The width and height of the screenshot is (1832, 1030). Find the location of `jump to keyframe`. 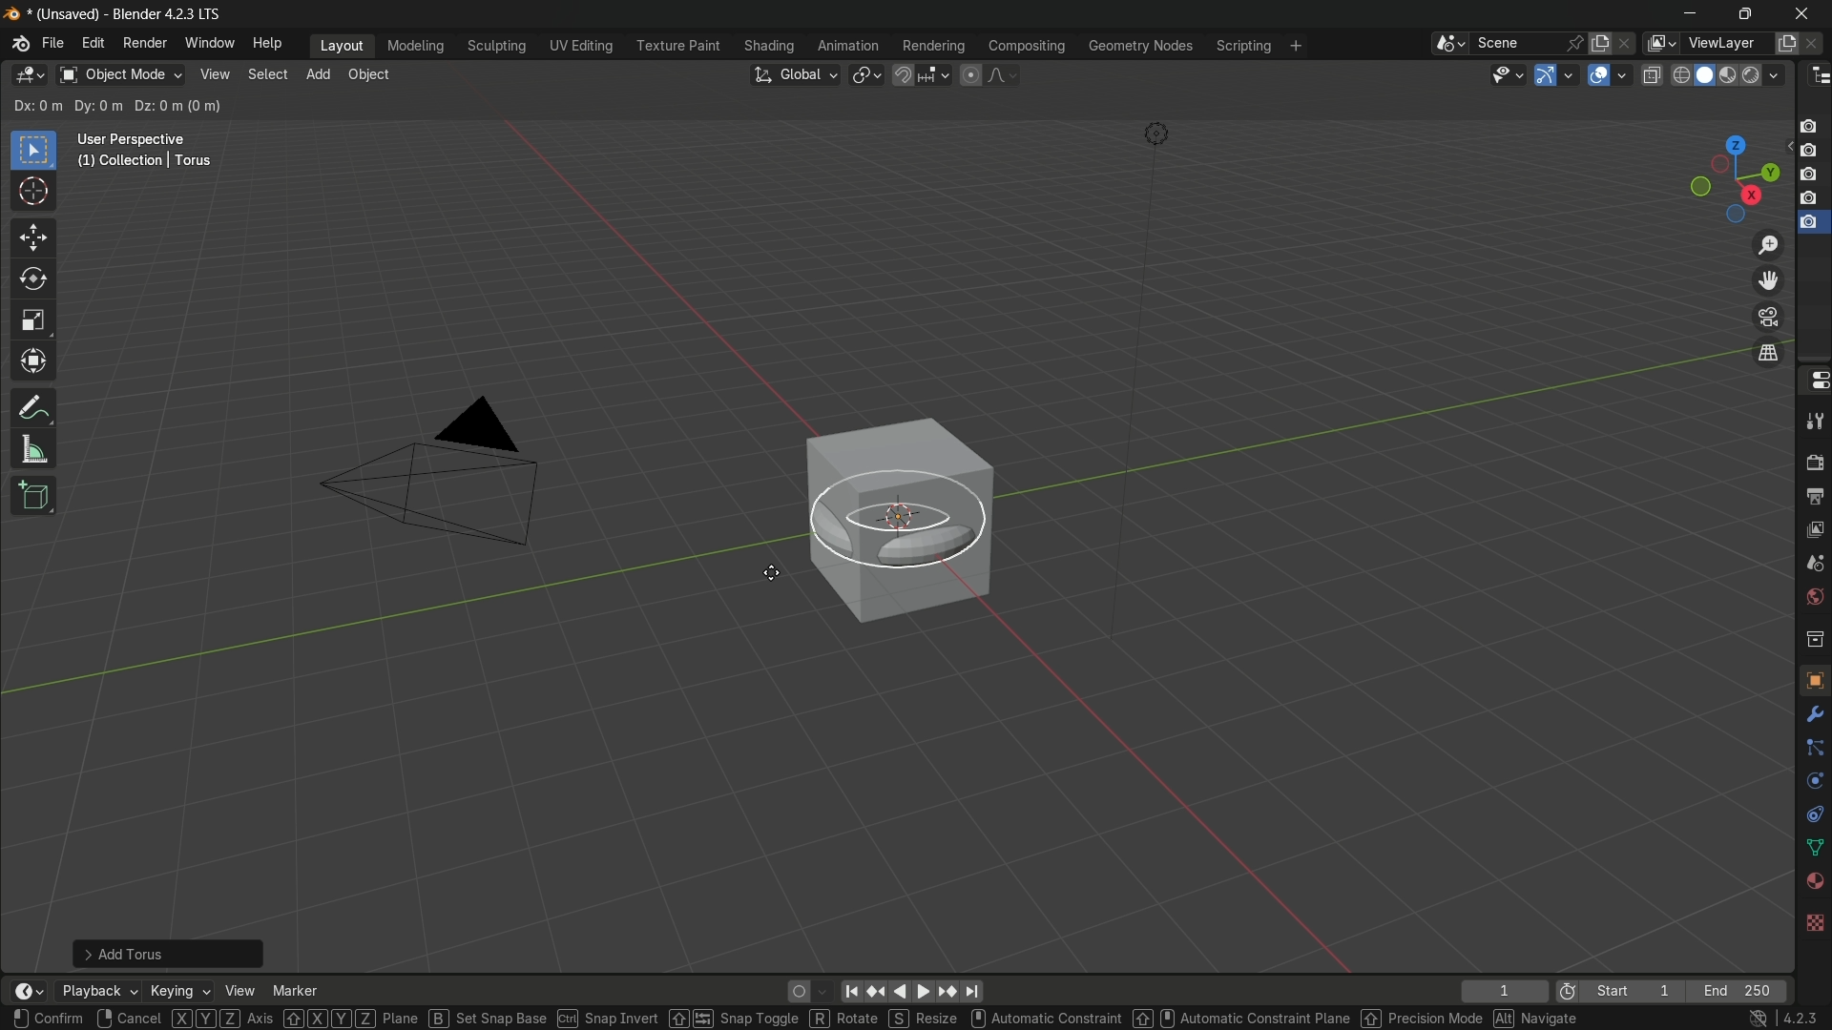

jump to keyframe is located at coordinates (950, 993).